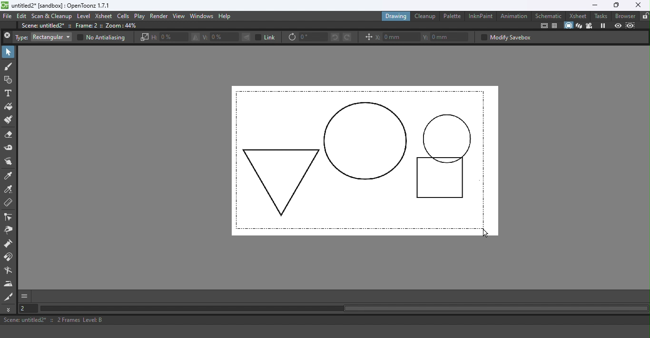 The height and width of the screenshot is (338, 650). I want to click on Render, so click(159, 16).